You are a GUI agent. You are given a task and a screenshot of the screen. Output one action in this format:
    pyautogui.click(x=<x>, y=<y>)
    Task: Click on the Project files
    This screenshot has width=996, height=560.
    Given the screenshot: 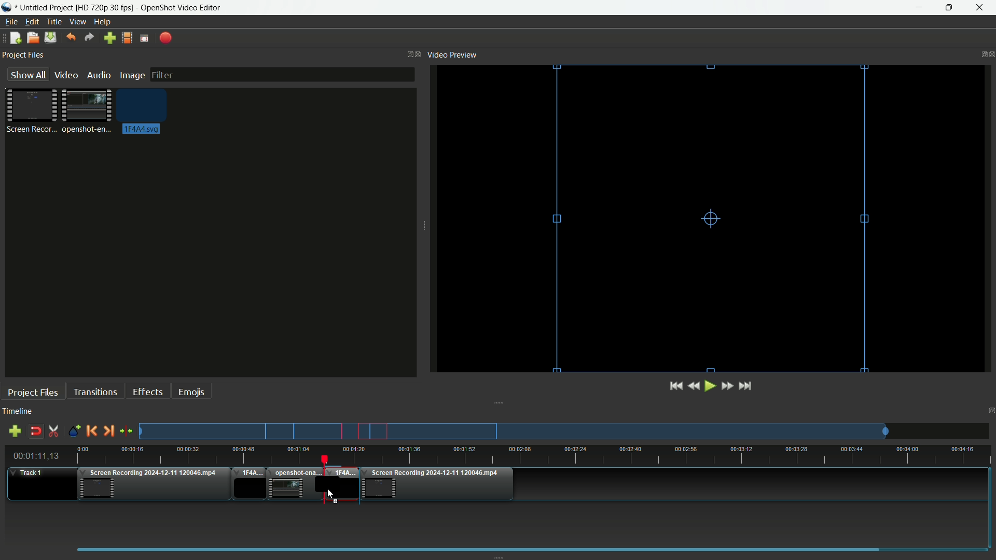 What is the action you would take?
    pyautogui.click(x=23, y=55)
    